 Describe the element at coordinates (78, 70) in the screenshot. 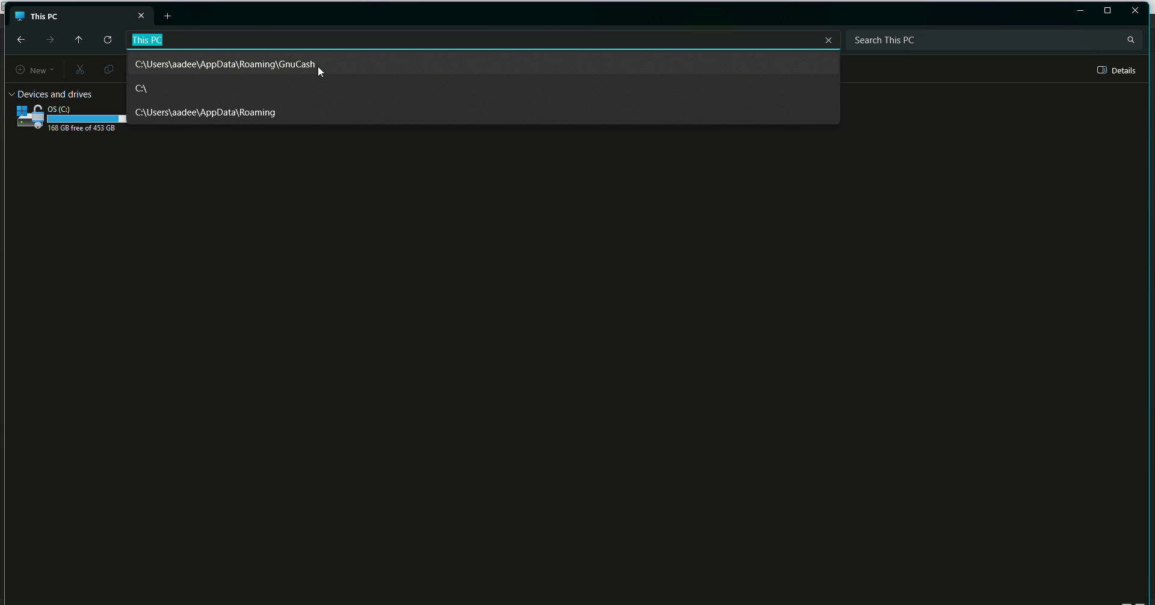

I see `Cut` at that location.